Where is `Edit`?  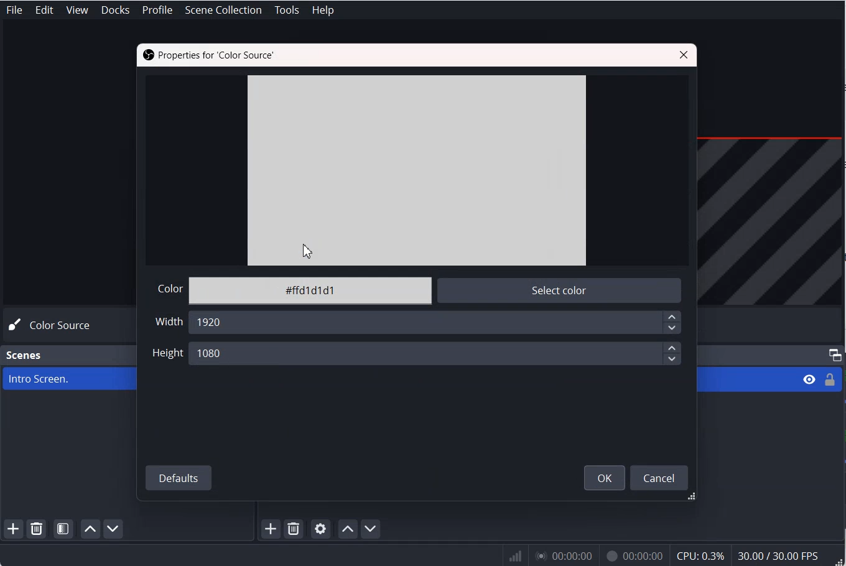
Edit is located at coordinates (45, 10).